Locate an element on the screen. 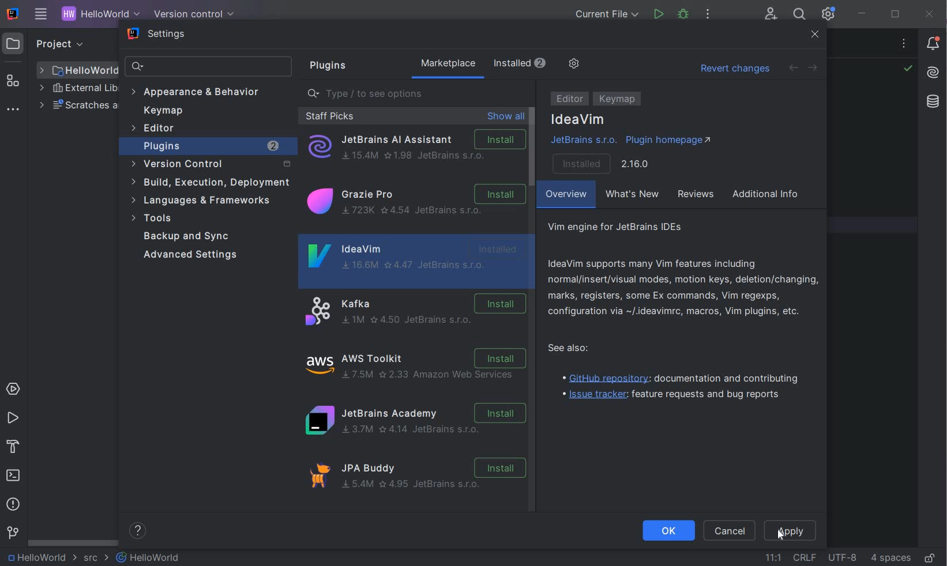  FORWARD is located at coordinates (813, 69).